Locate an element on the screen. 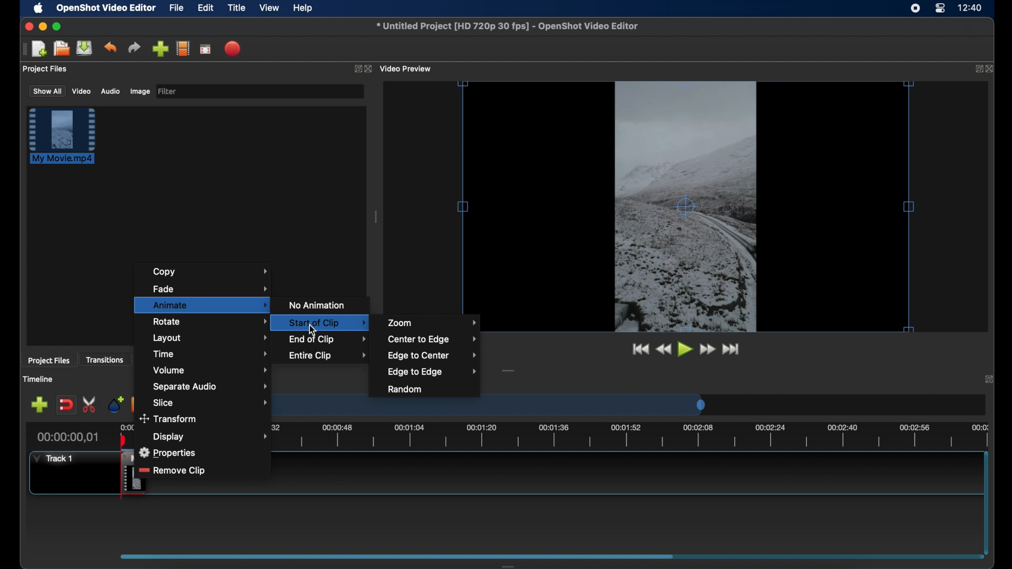  expand is located at coordinates (355, 70).